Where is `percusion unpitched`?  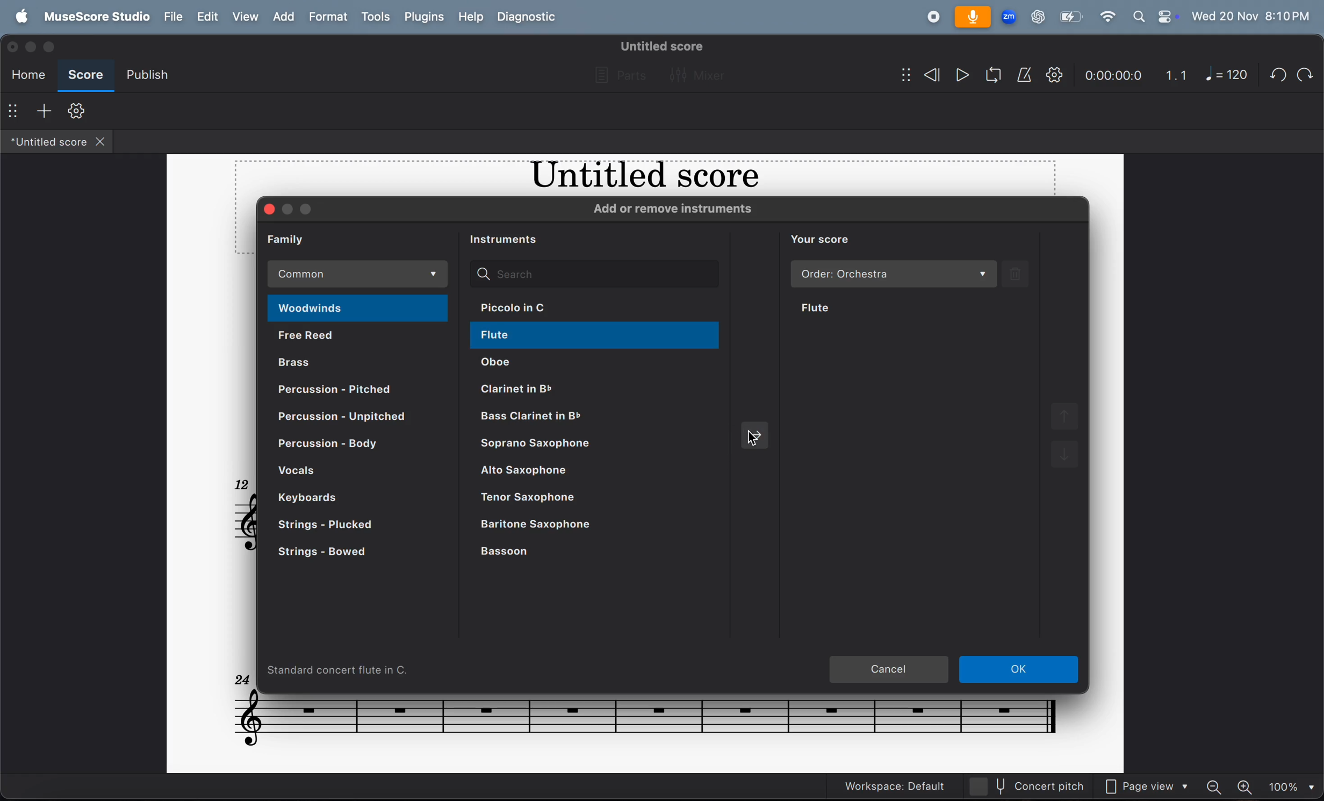 percusion unpitched is located at coordinates (355, 419).